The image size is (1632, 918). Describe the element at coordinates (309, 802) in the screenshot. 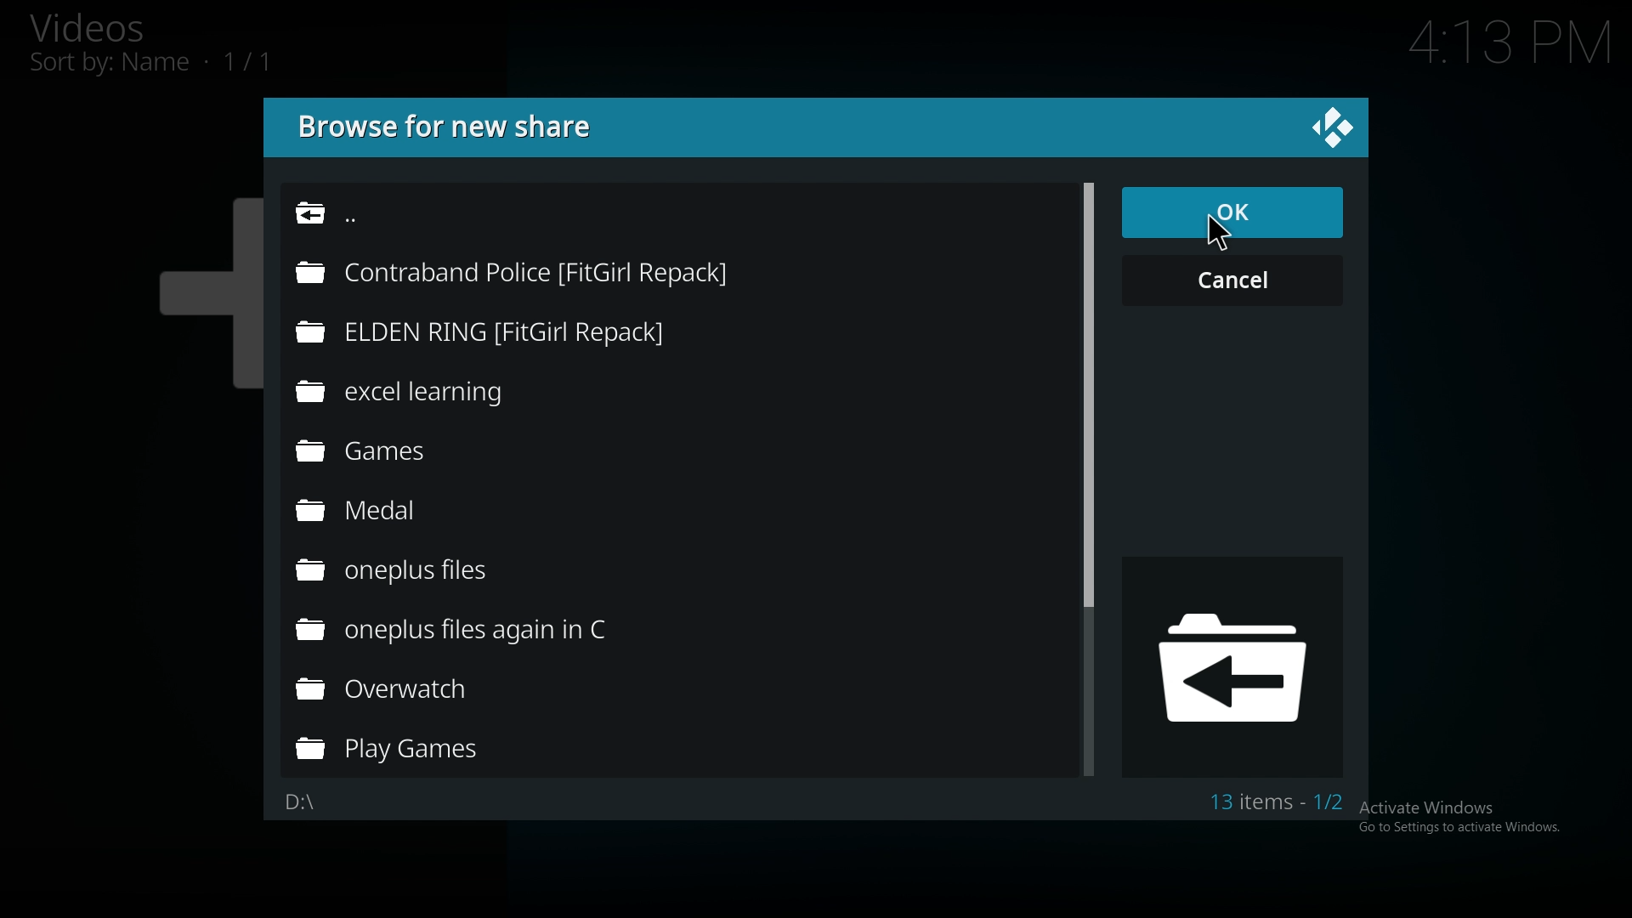

I see `folder name` at that location.